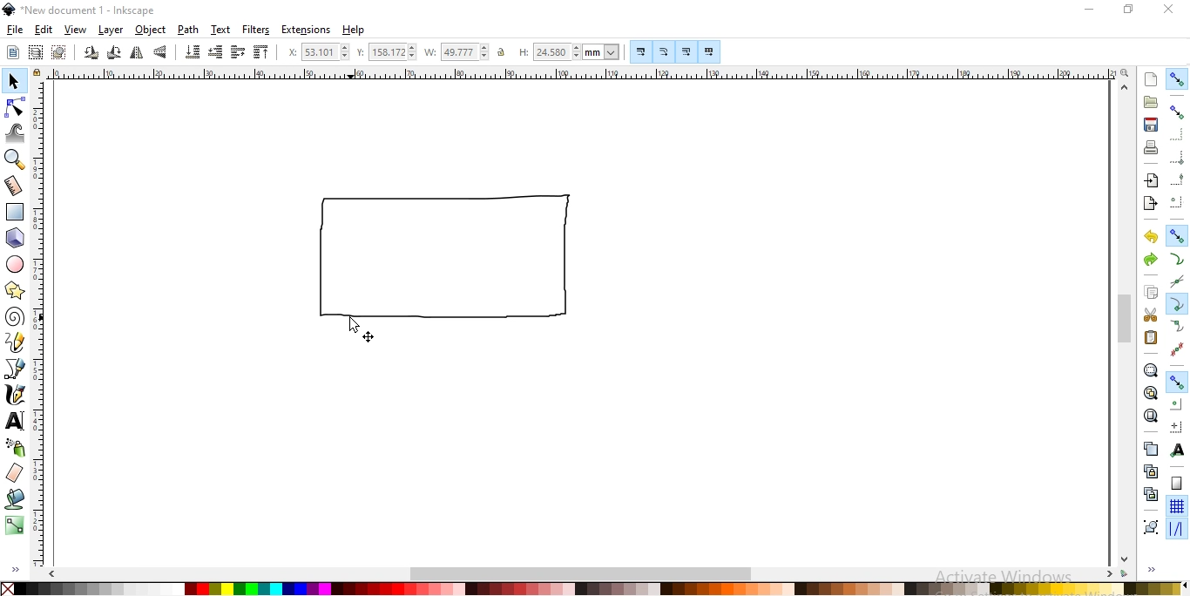 The width and height of the screenshot is (1190, 596). I want to click on snap an item's rotation center, so click(1176, 426).